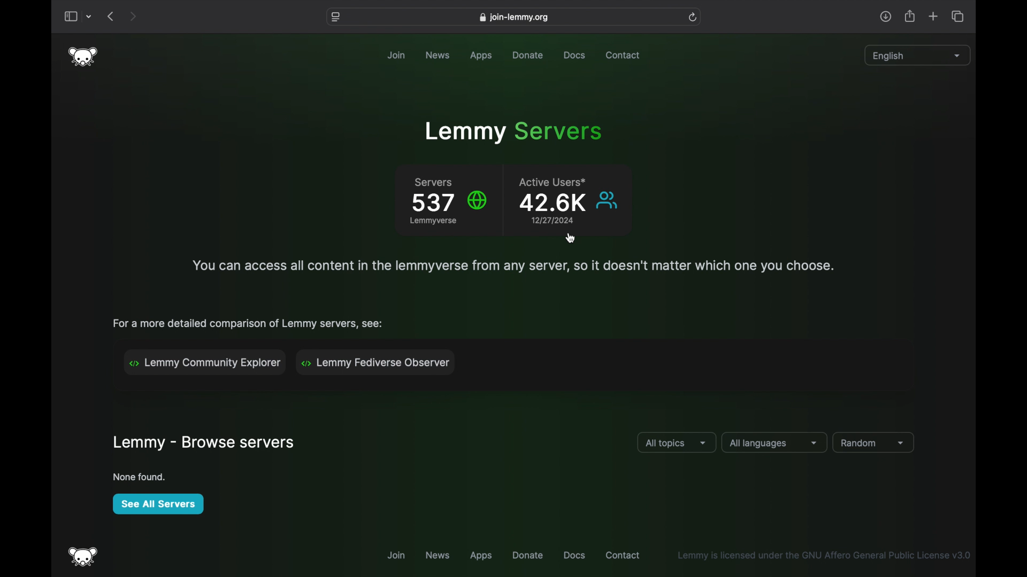 This screenshot has height=577, width=1027. Describe the element at coordinates (775, 443) in the screenshot. I see `all languages` at that location.